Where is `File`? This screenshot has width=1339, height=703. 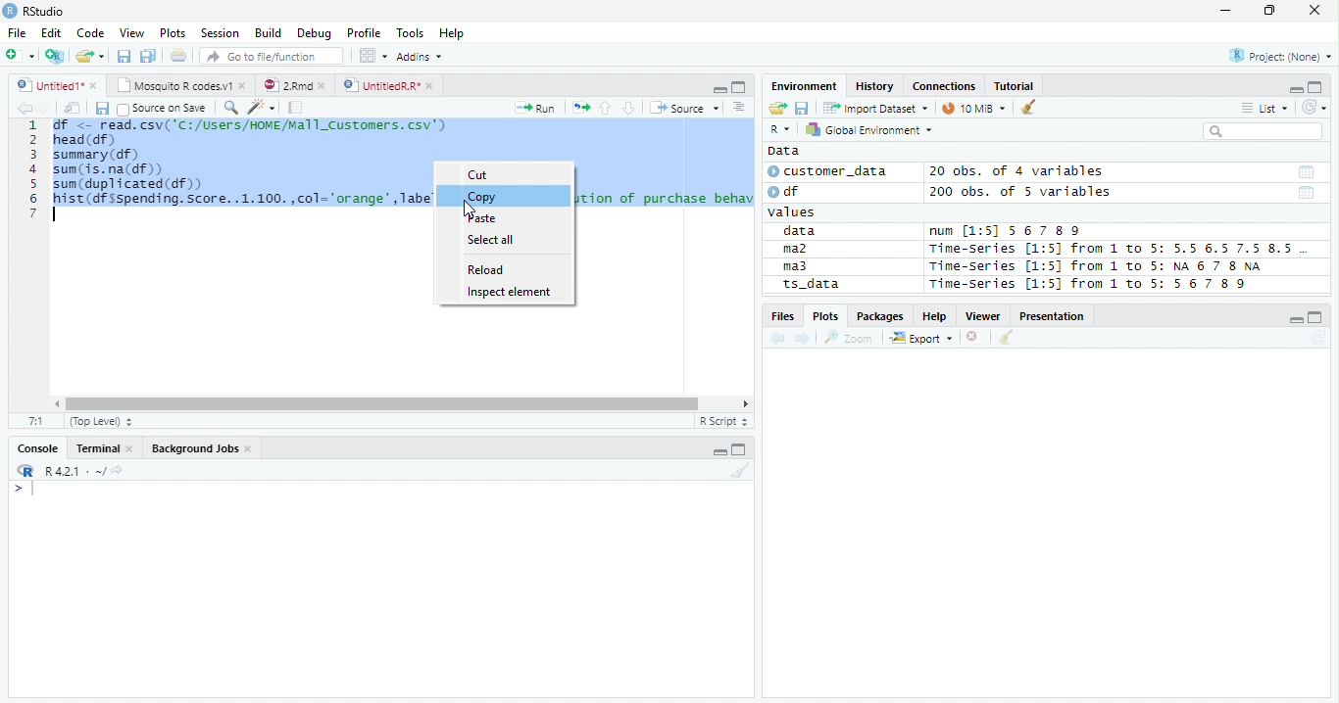
File is located at coordinates (16, 32).